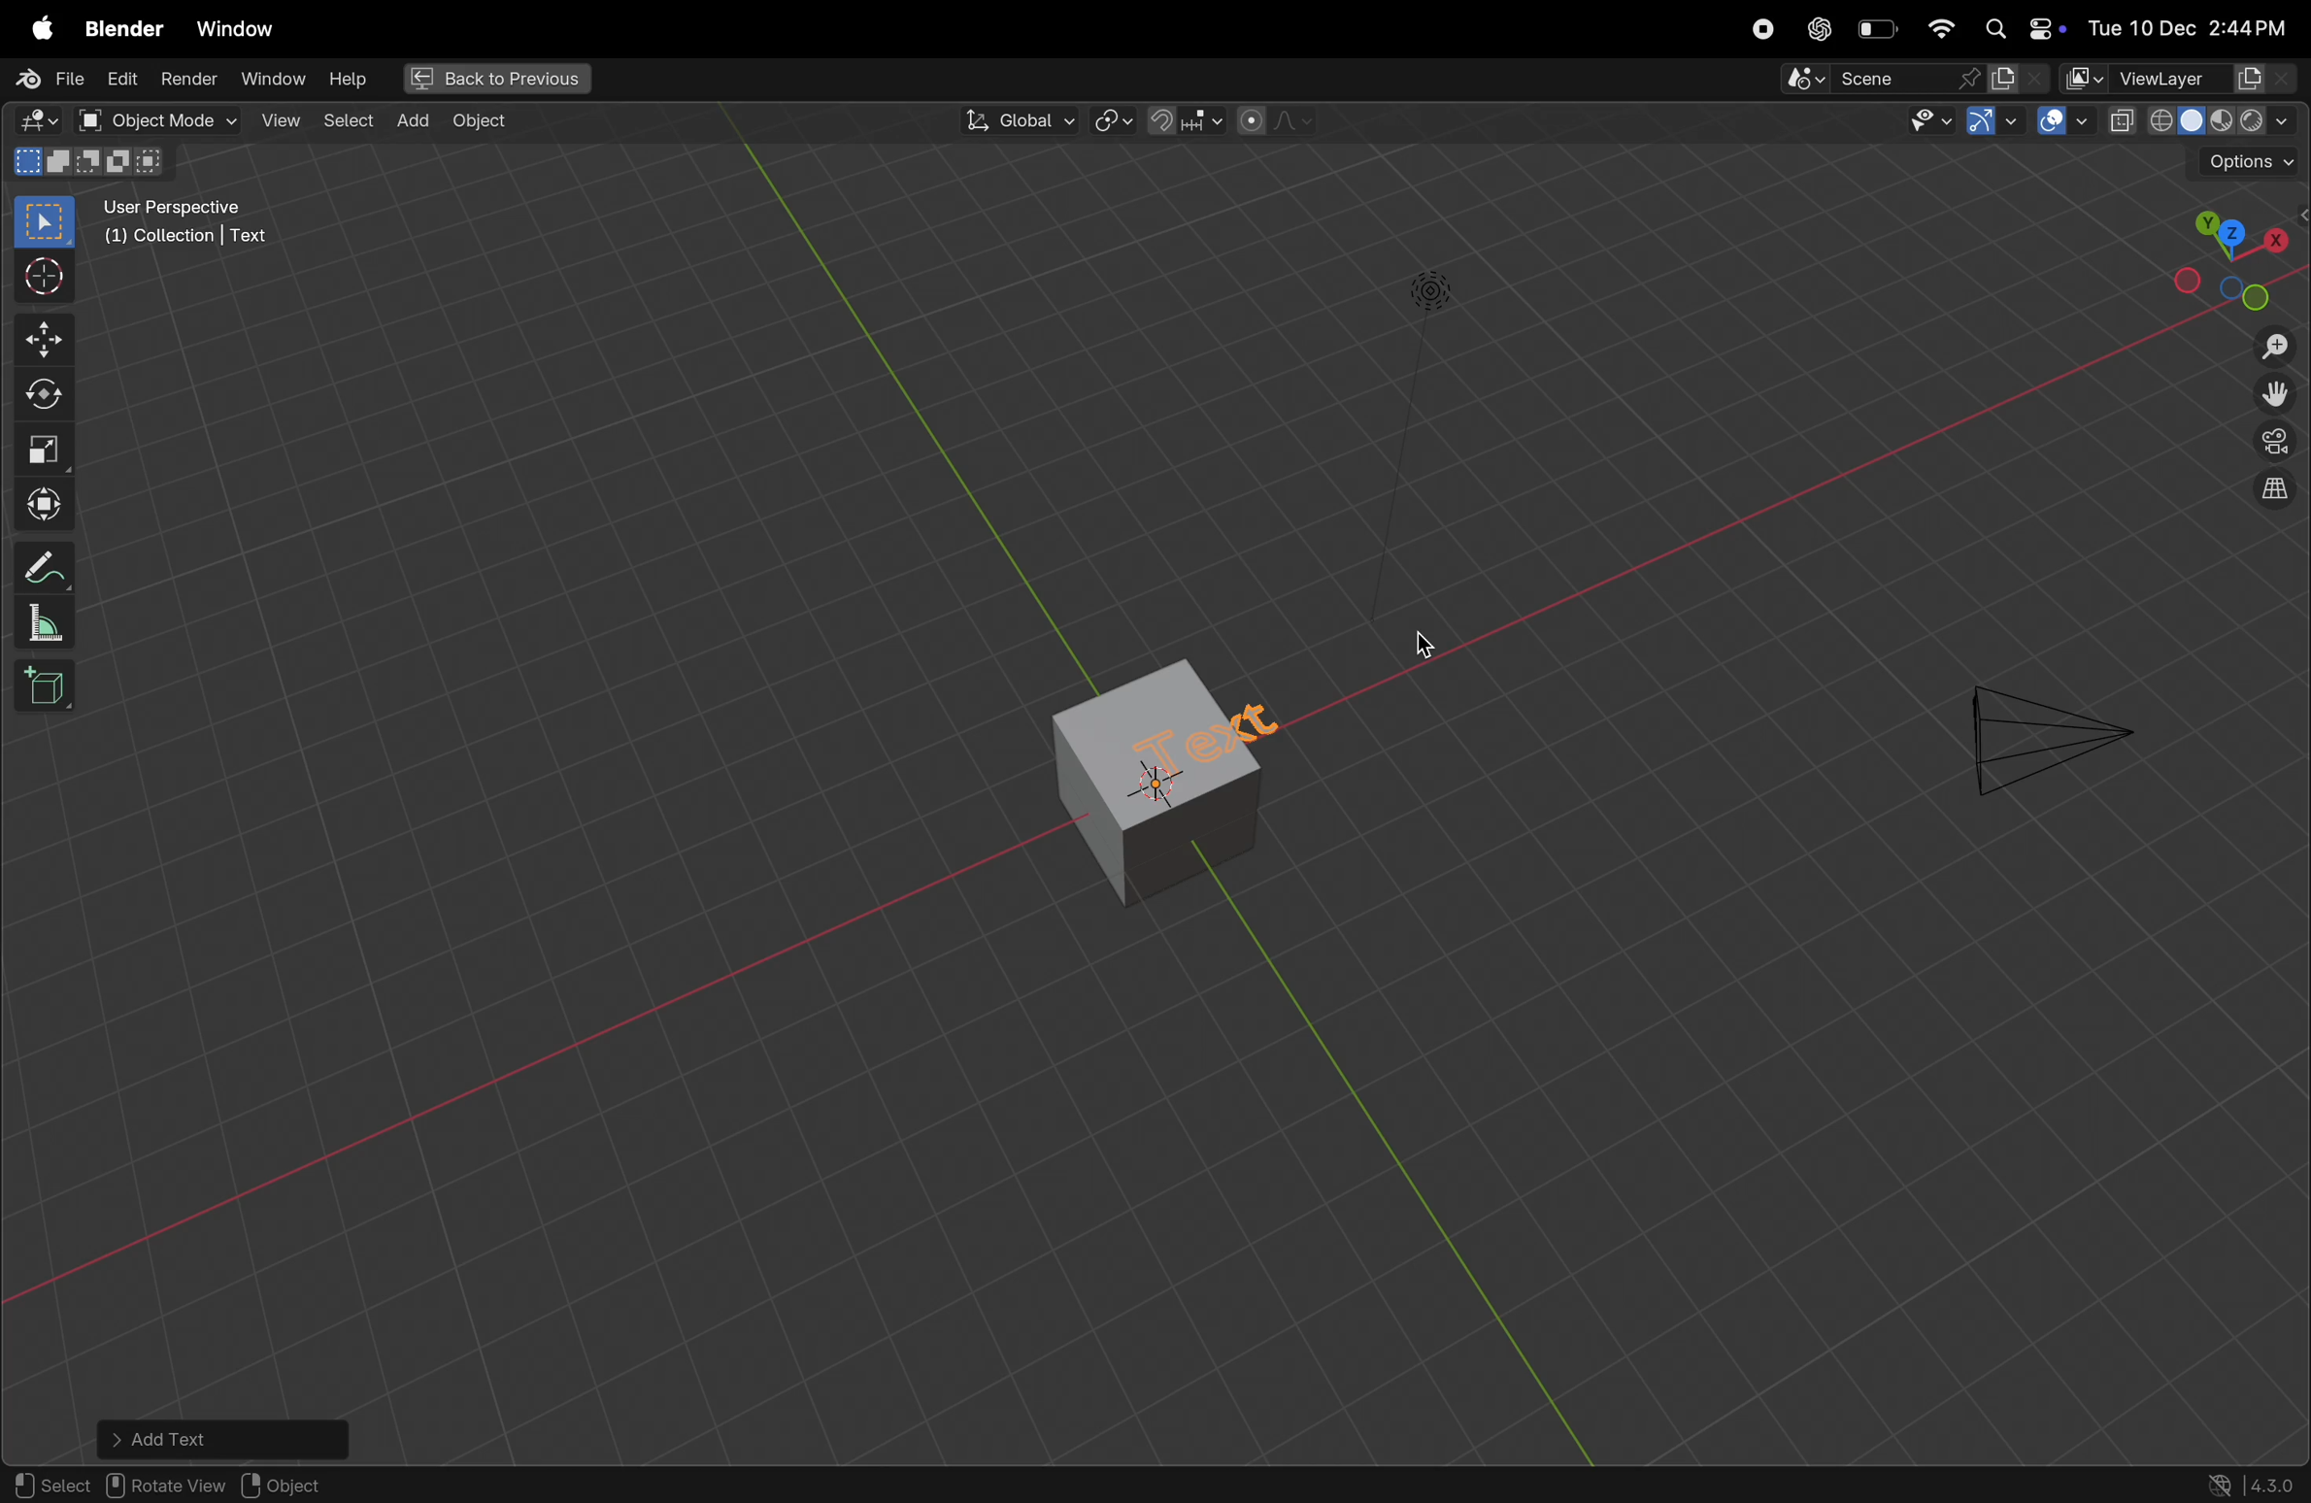  Describe the element at coordinates (412, 119) in the screenshot. I see `add` at that location.